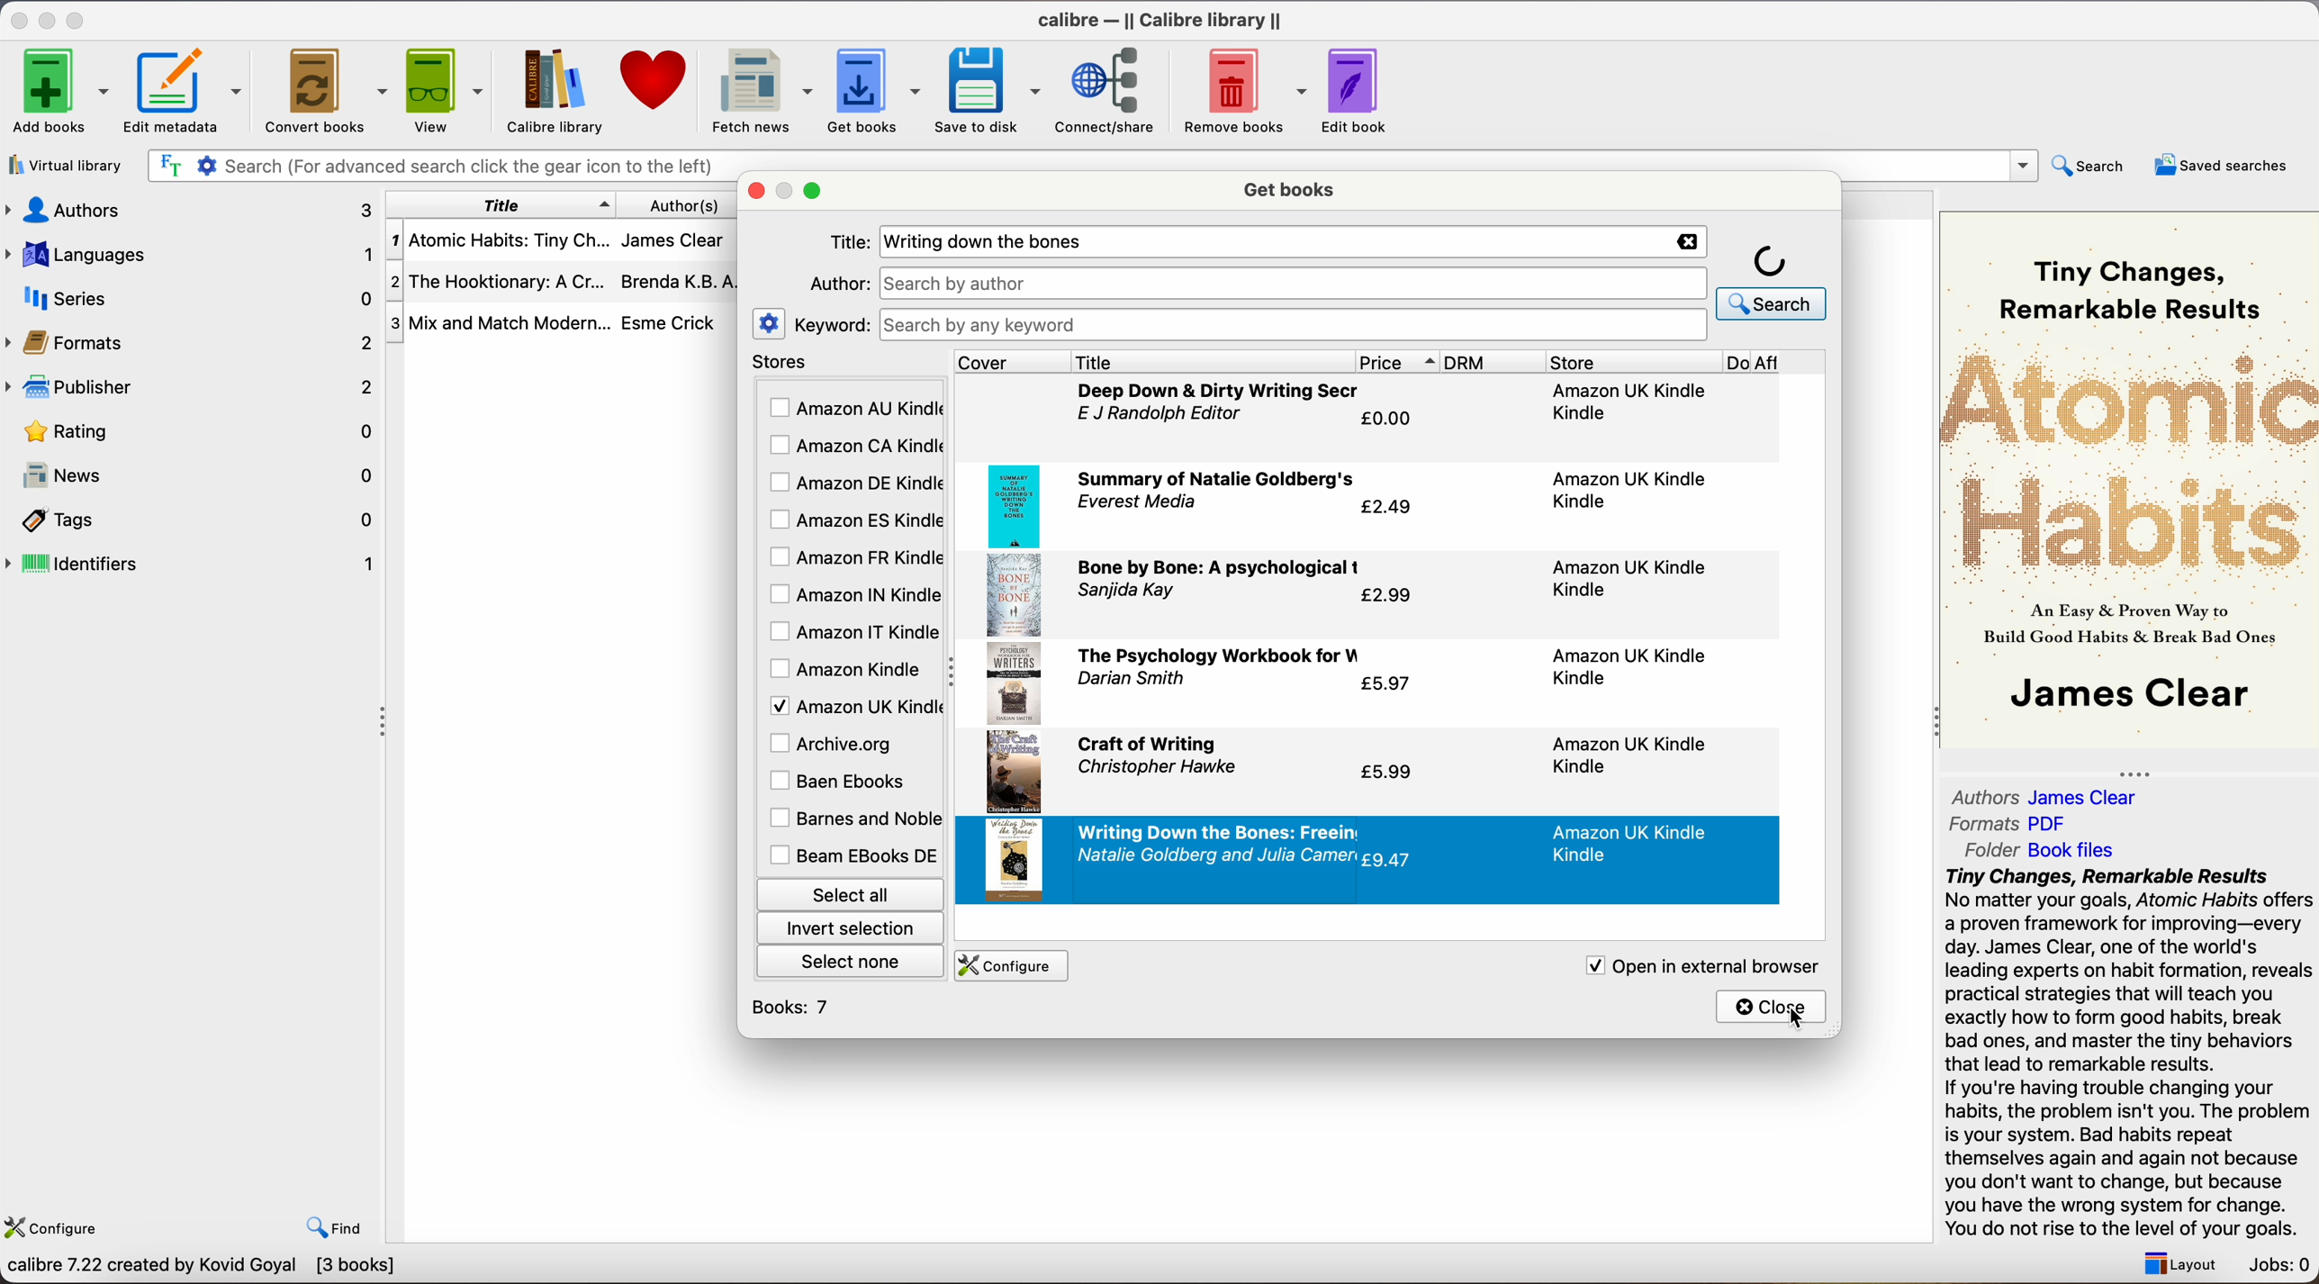  What do you see at coordinates (848, 363) in the screenshot?
I see `stores` at bounding box center [848, 363].